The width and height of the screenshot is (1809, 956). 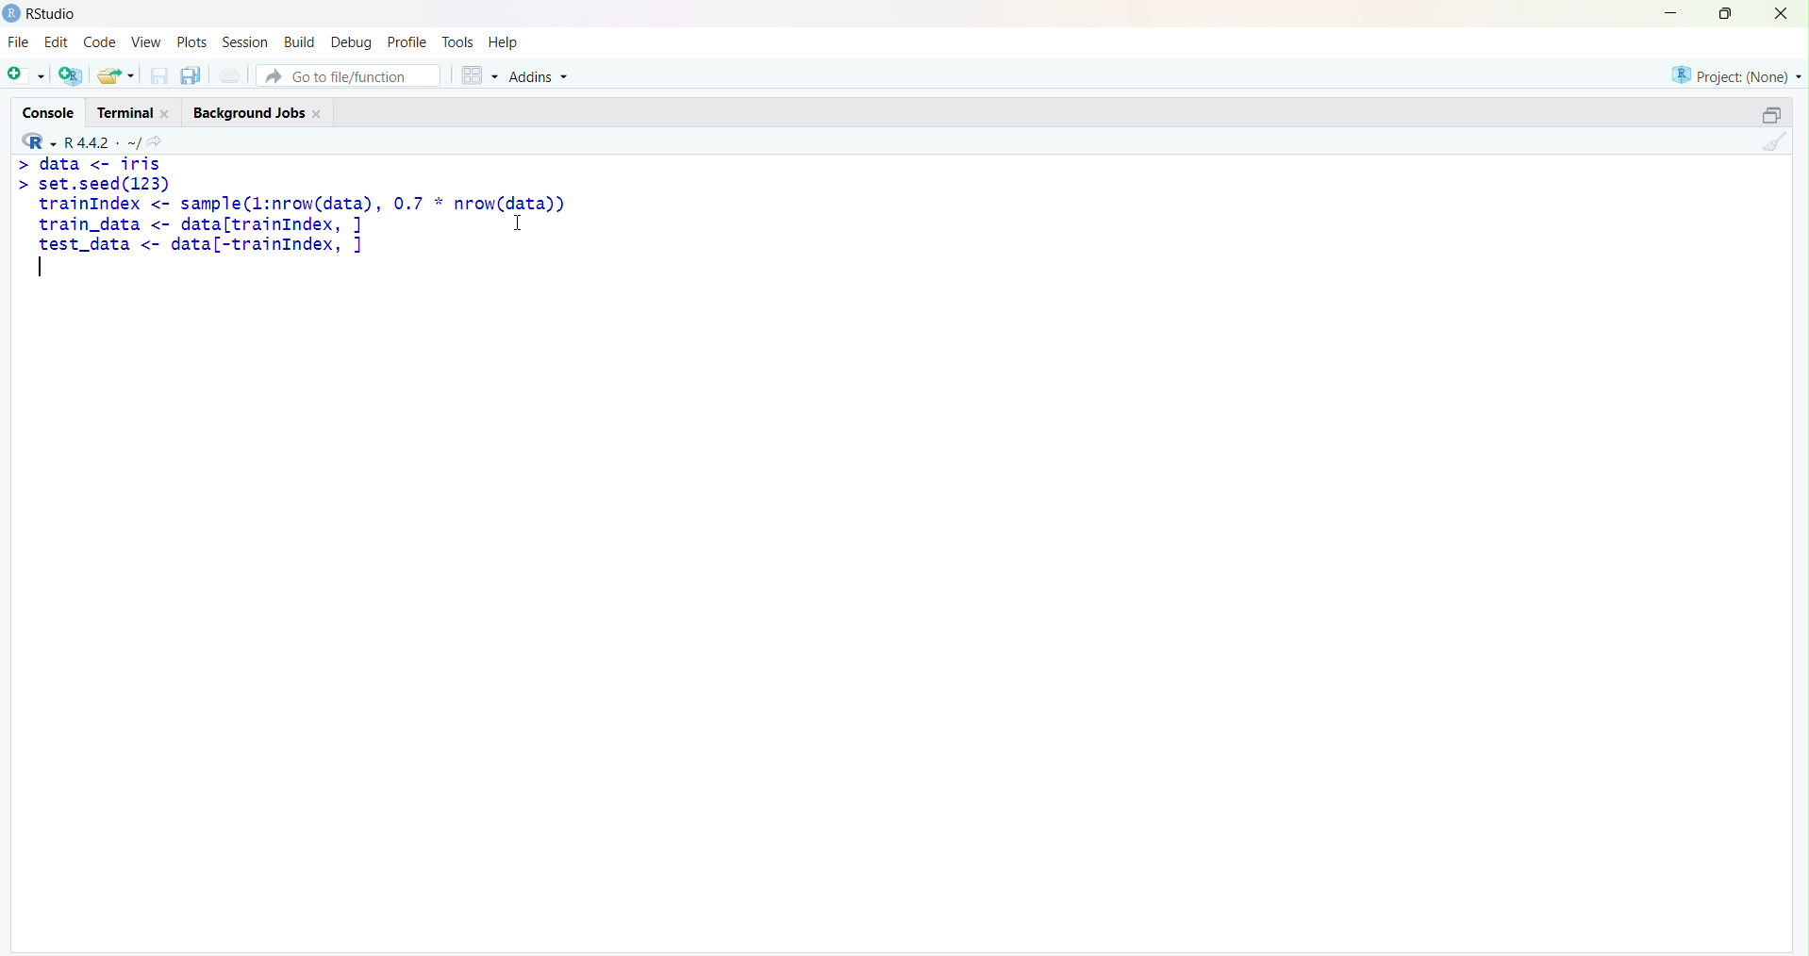 I want to click on Project (None), so click(x=1734, y=74).